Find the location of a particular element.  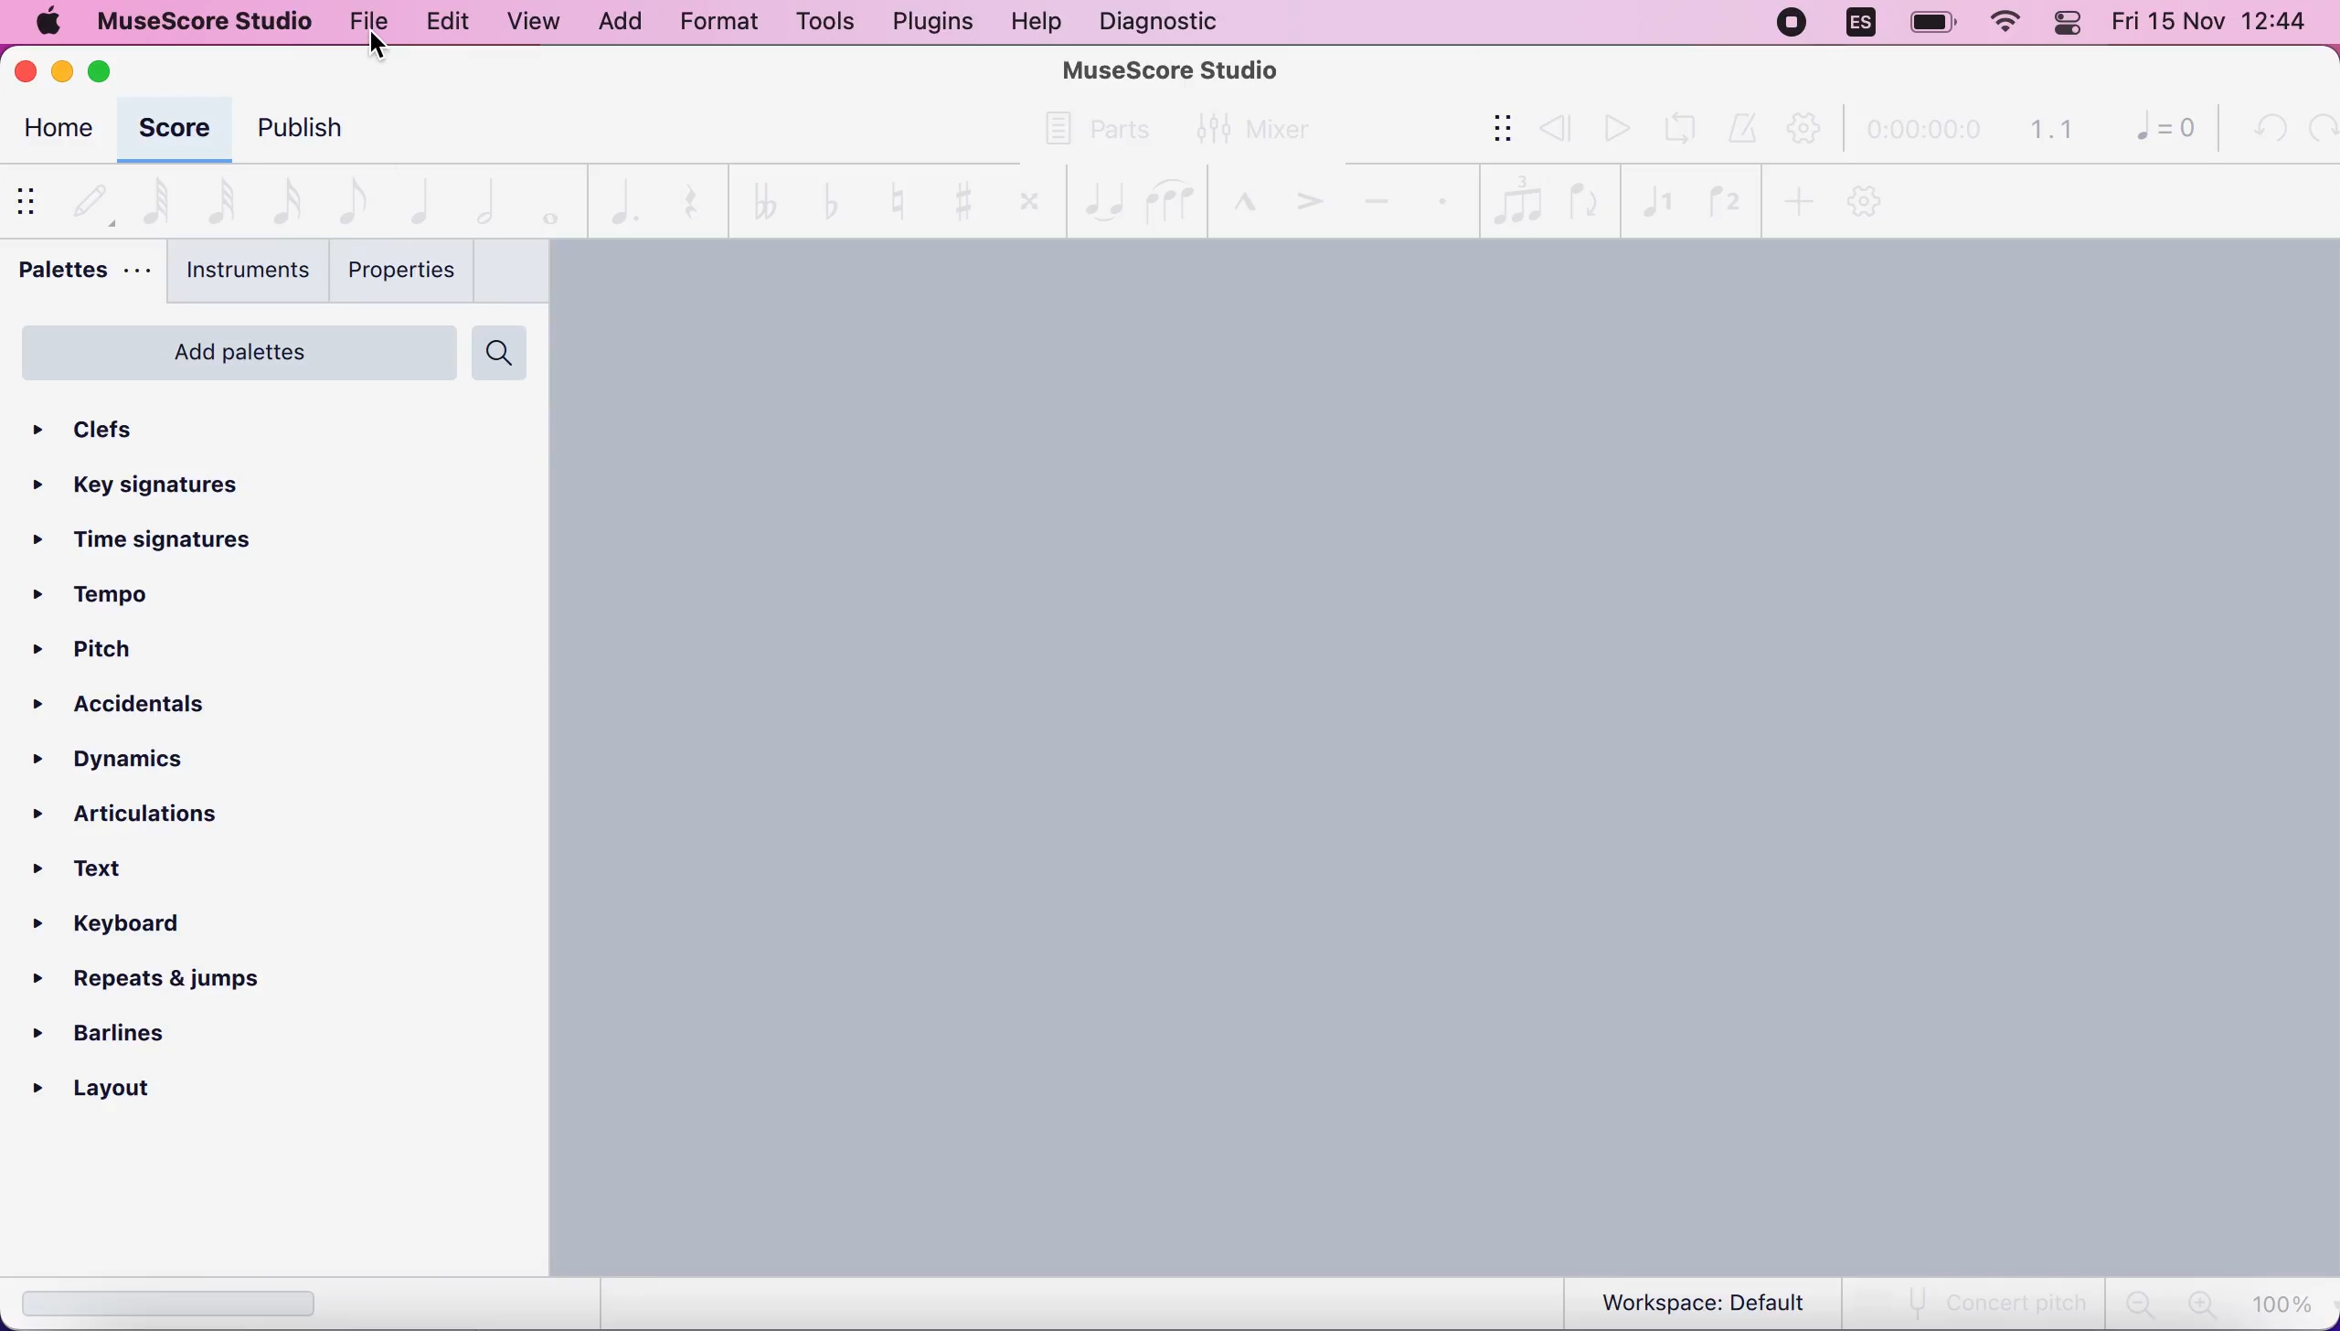

help is located at coordinates (1036, 22).